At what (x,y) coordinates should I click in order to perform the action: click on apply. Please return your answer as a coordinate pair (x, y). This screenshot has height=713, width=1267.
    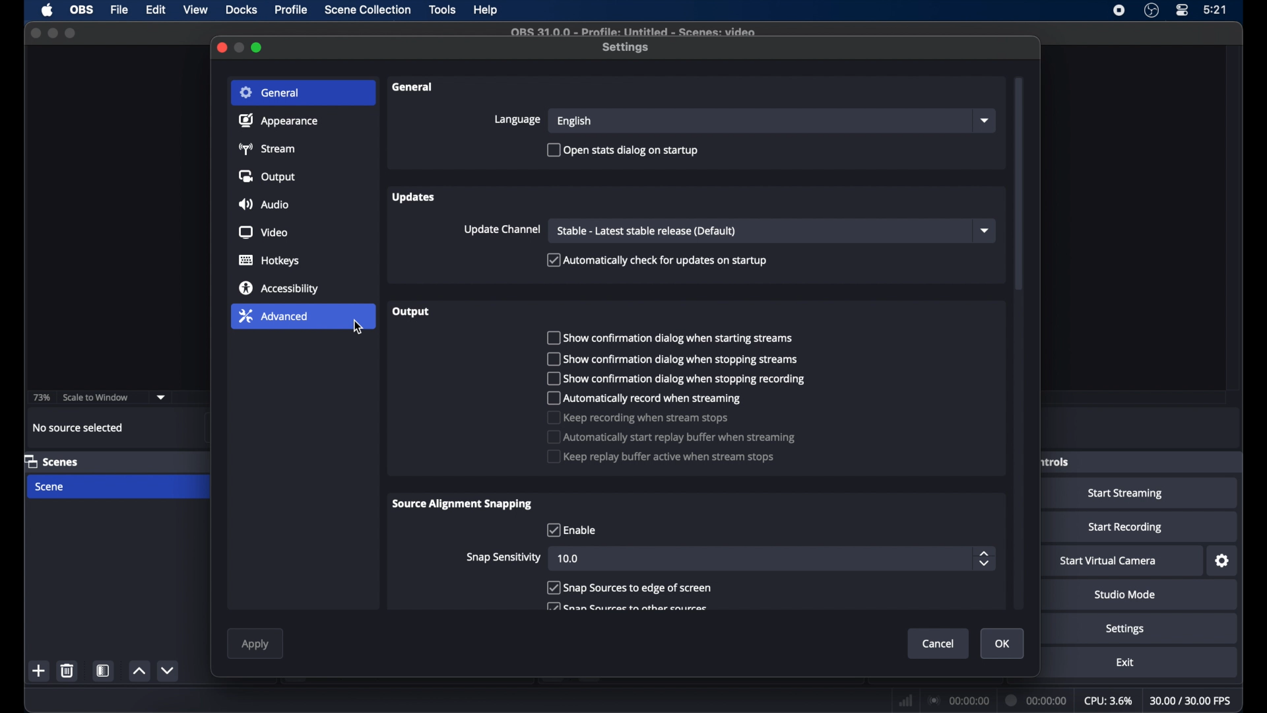
    Looking at the image, I should click on (254, 644).